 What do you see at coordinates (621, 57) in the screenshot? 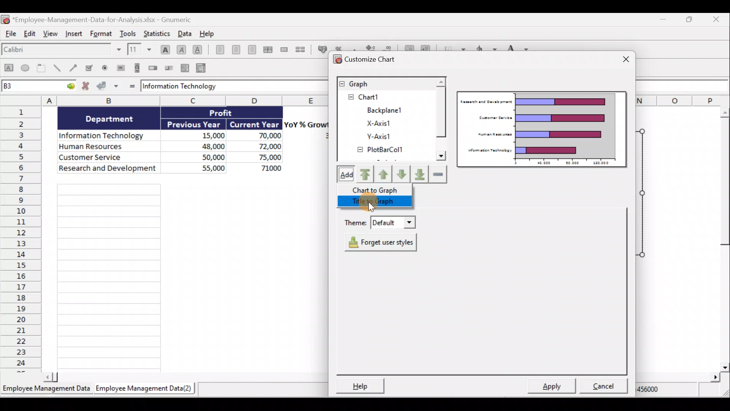
I see `Close` at bounding box center [621, 57].